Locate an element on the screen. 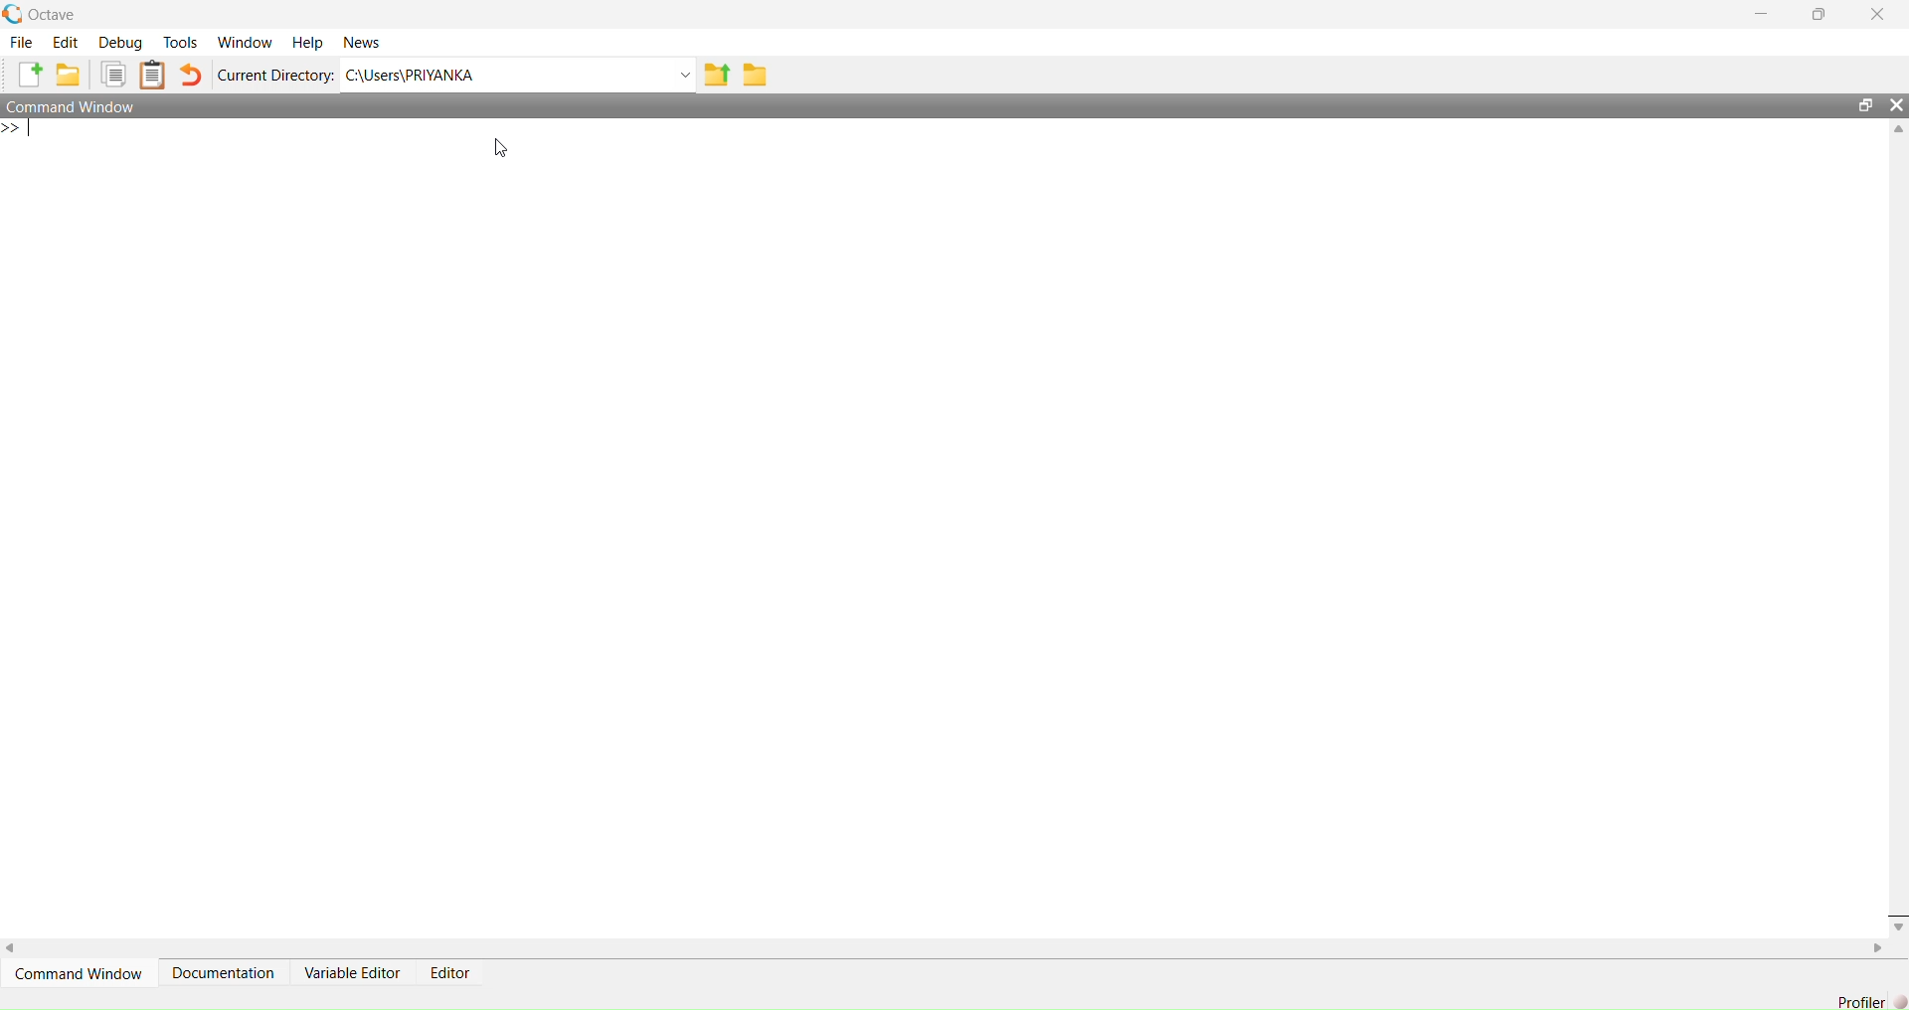 The height and width of the screenshot is (1010, 1909). Close is located at coordinates (1897, 104).